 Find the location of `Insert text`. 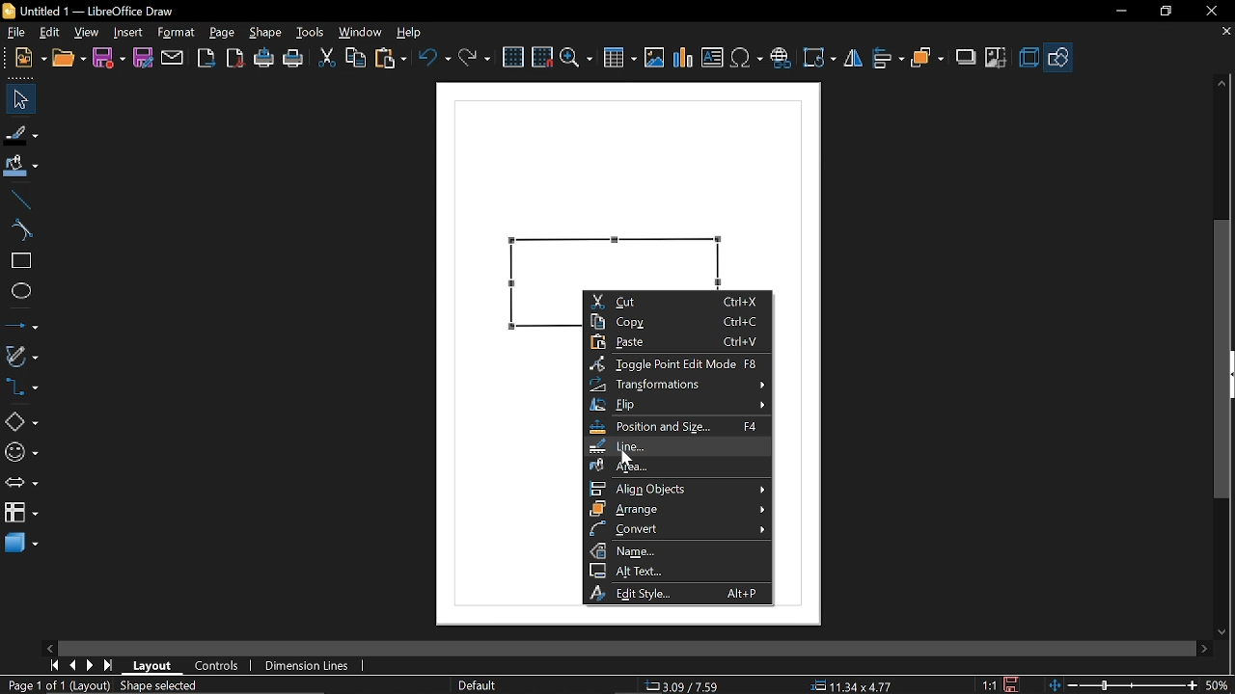

Insert text is located at coordinates (712, 55).